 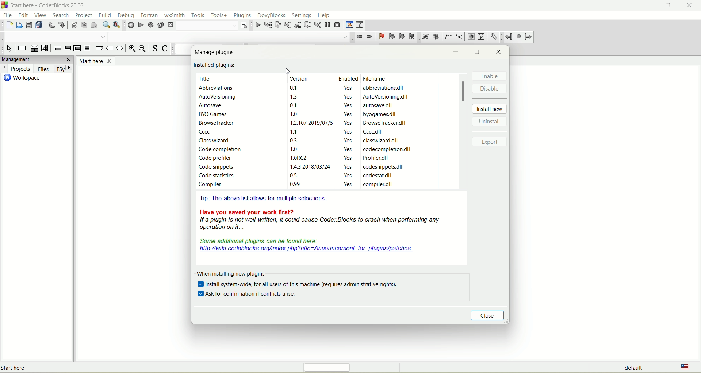 What do you see at coordinates (131, 49) in the screenshot?
I see `zoom in` at bounding box center [131, 49].